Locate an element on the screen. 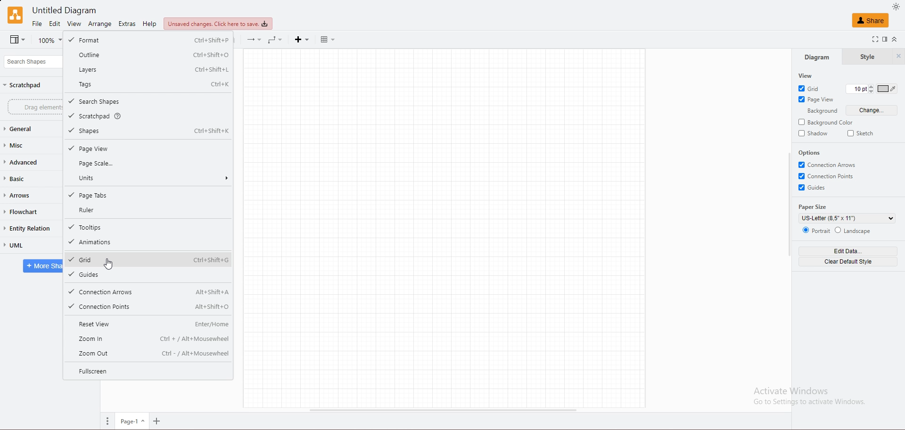 The height and width of the screenshot is (430, 905). format is located at coordinates (886, 39).